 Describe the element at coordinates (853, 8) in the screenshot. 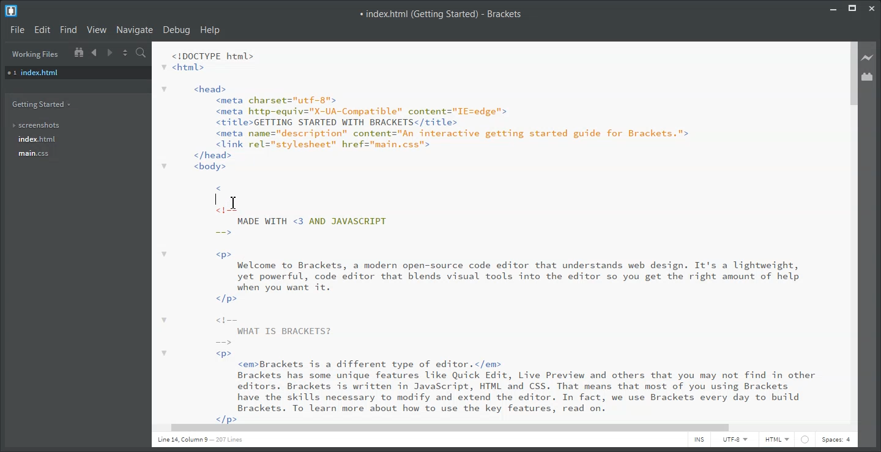

I see `Maximize` at that location.